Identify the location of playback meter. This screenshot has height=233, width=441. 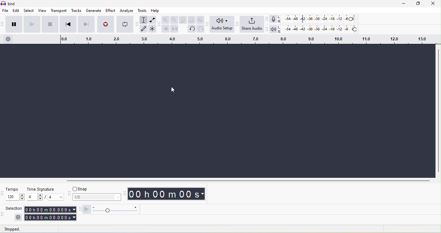
(273, 30).